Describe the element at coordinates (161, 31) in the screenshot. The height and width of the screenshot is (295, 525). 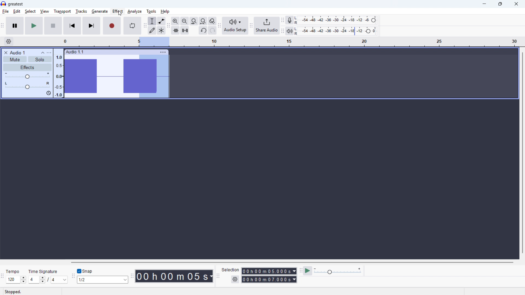
I see `Multi tool ` at that location.